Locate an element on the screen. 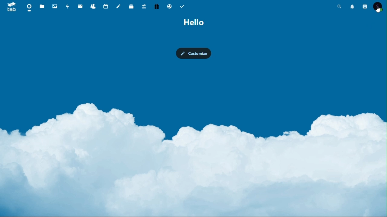 Image resolution: width=387 pixels, height=217 pixels. Account icon is located at coordinates (378, 7).